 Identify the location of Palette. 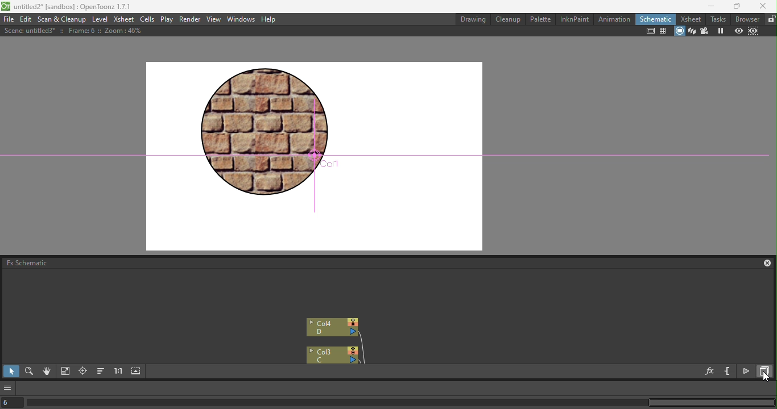
(541, 19).